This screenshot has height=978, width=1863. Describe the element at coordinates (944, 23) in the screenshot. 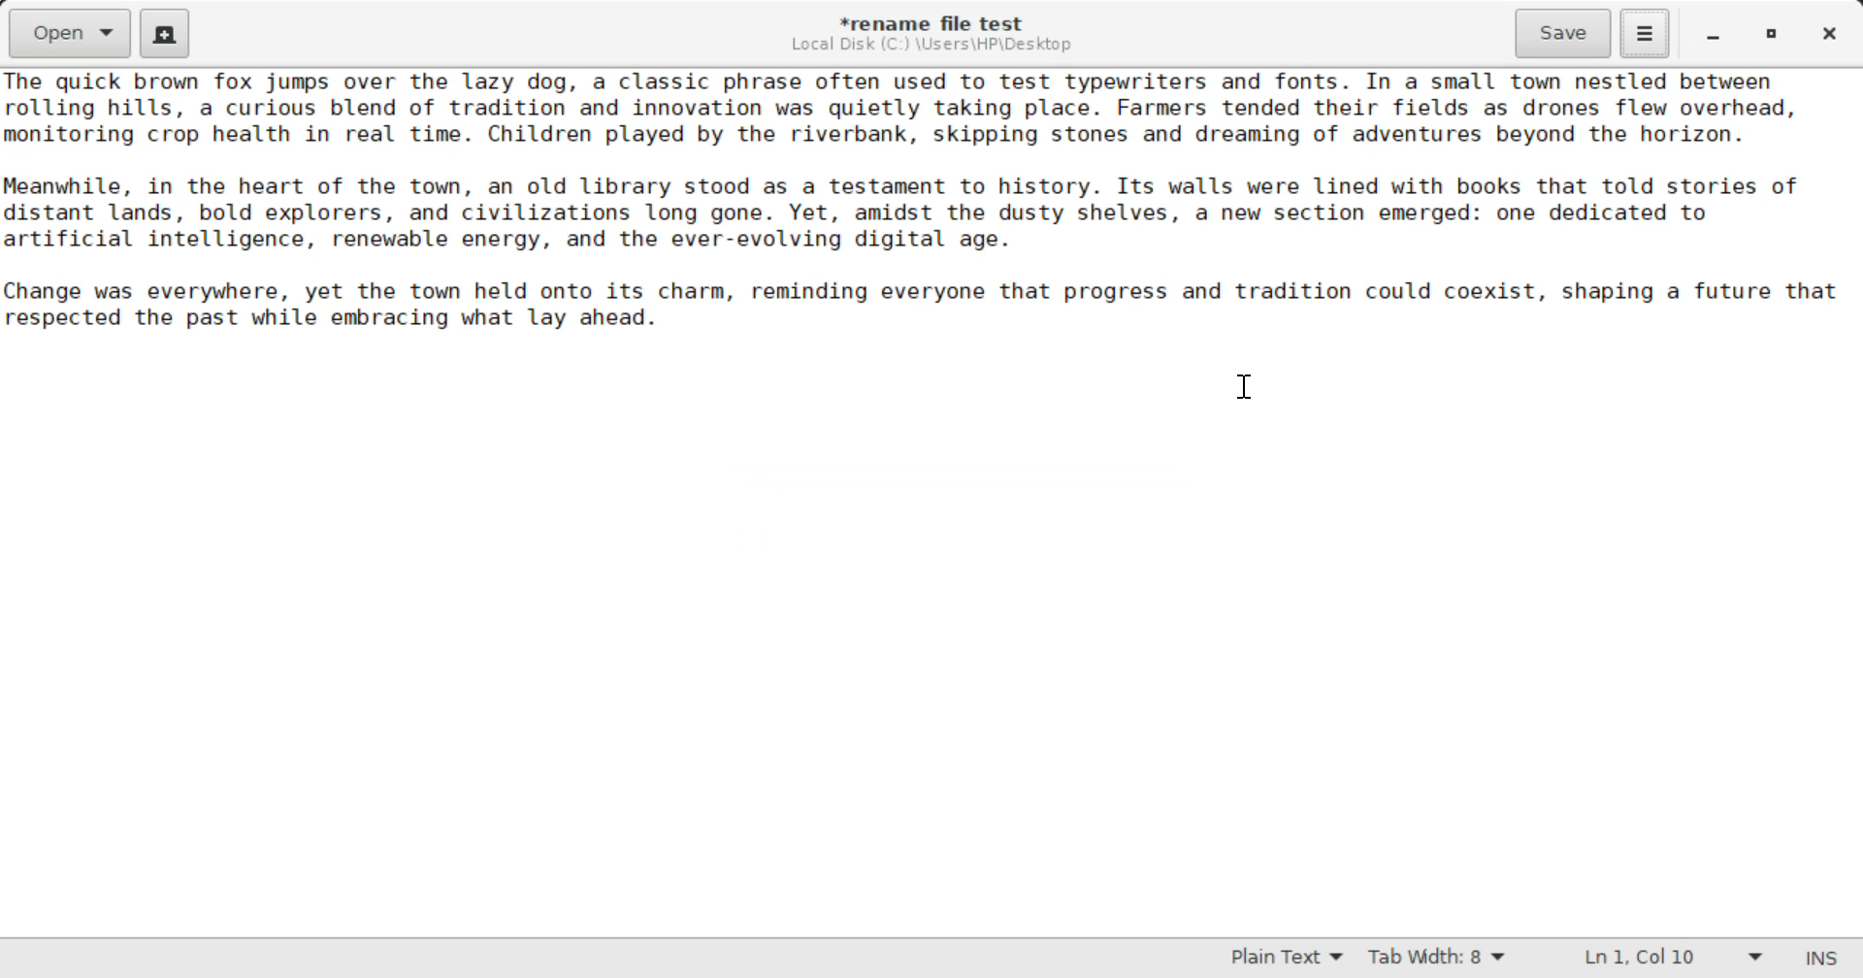

I see `*rename file test` at that location.